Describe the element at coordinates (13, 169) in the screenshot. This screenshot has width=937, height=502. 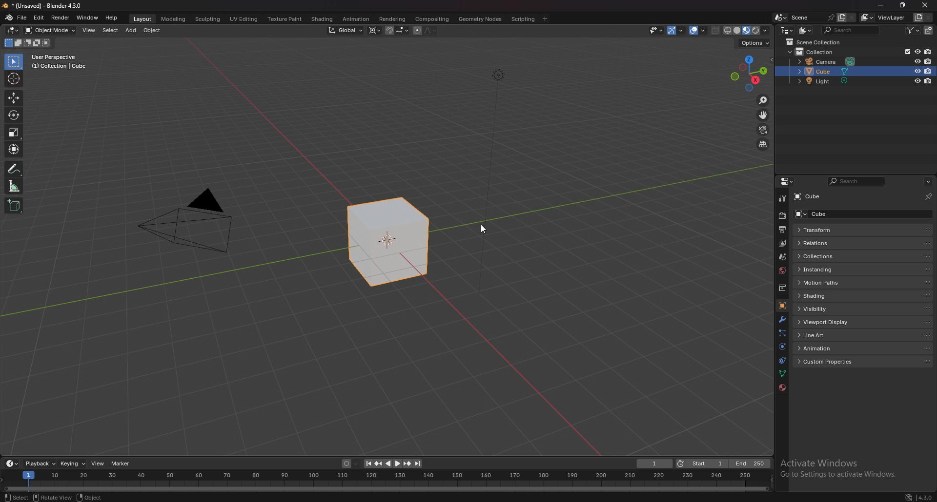
I see `annotate` at that location.